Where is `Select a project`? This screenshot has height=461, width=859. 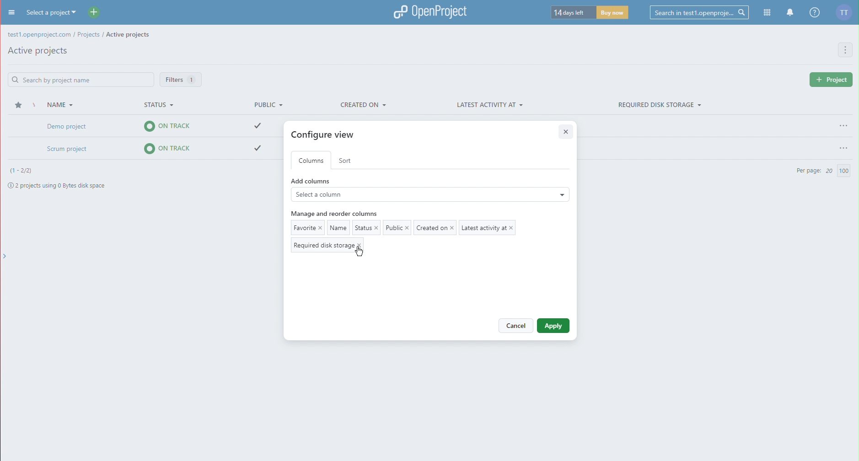
Select a project is located at coordinates (63, 12).